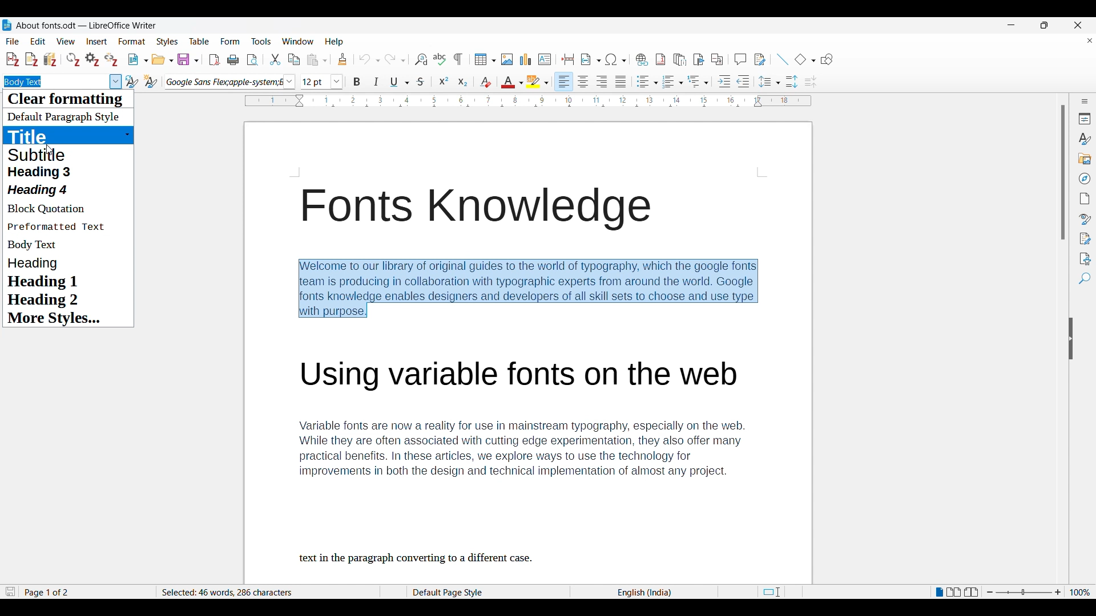 This screenshot has height=616, width=1096. What do you see at coordinates (253, 60) in the screenshot?
I see `Toggle print preview` at bounding box center [253, 60].